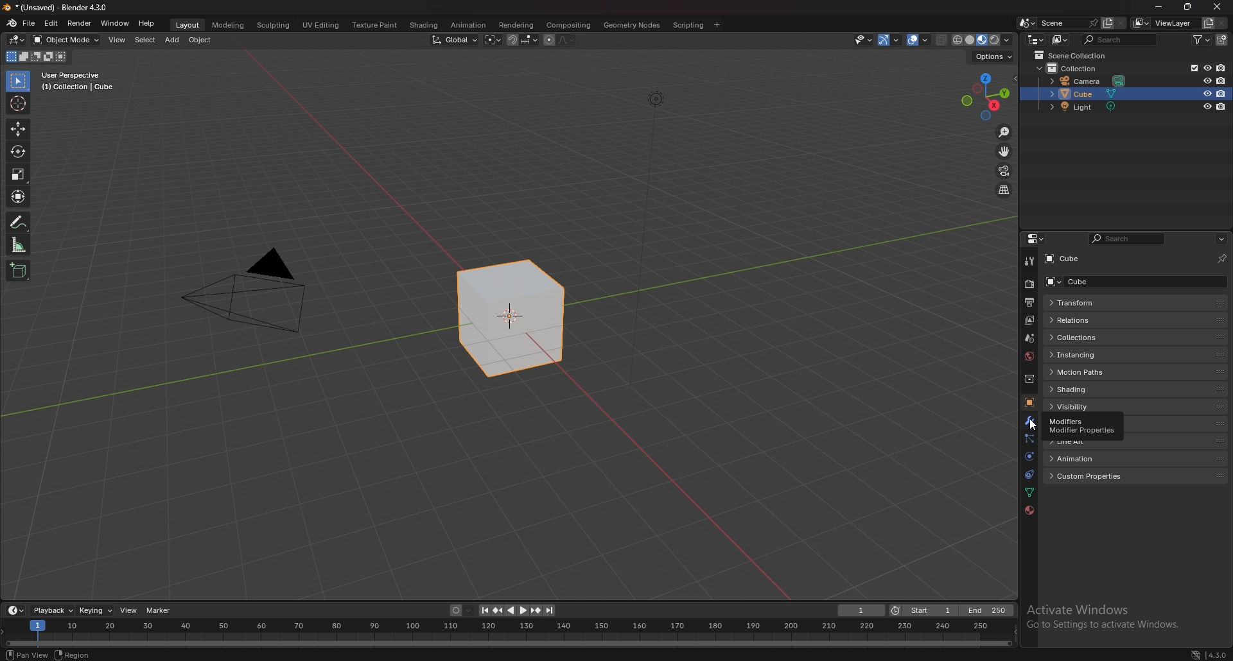 This screenshot has width=1233, height=661. I want to click on perspective/orthographic, so click(1004, 191).